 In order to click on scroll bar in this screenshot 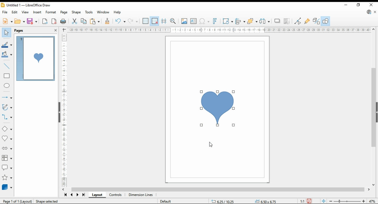, I will do `click(374, 106)`.